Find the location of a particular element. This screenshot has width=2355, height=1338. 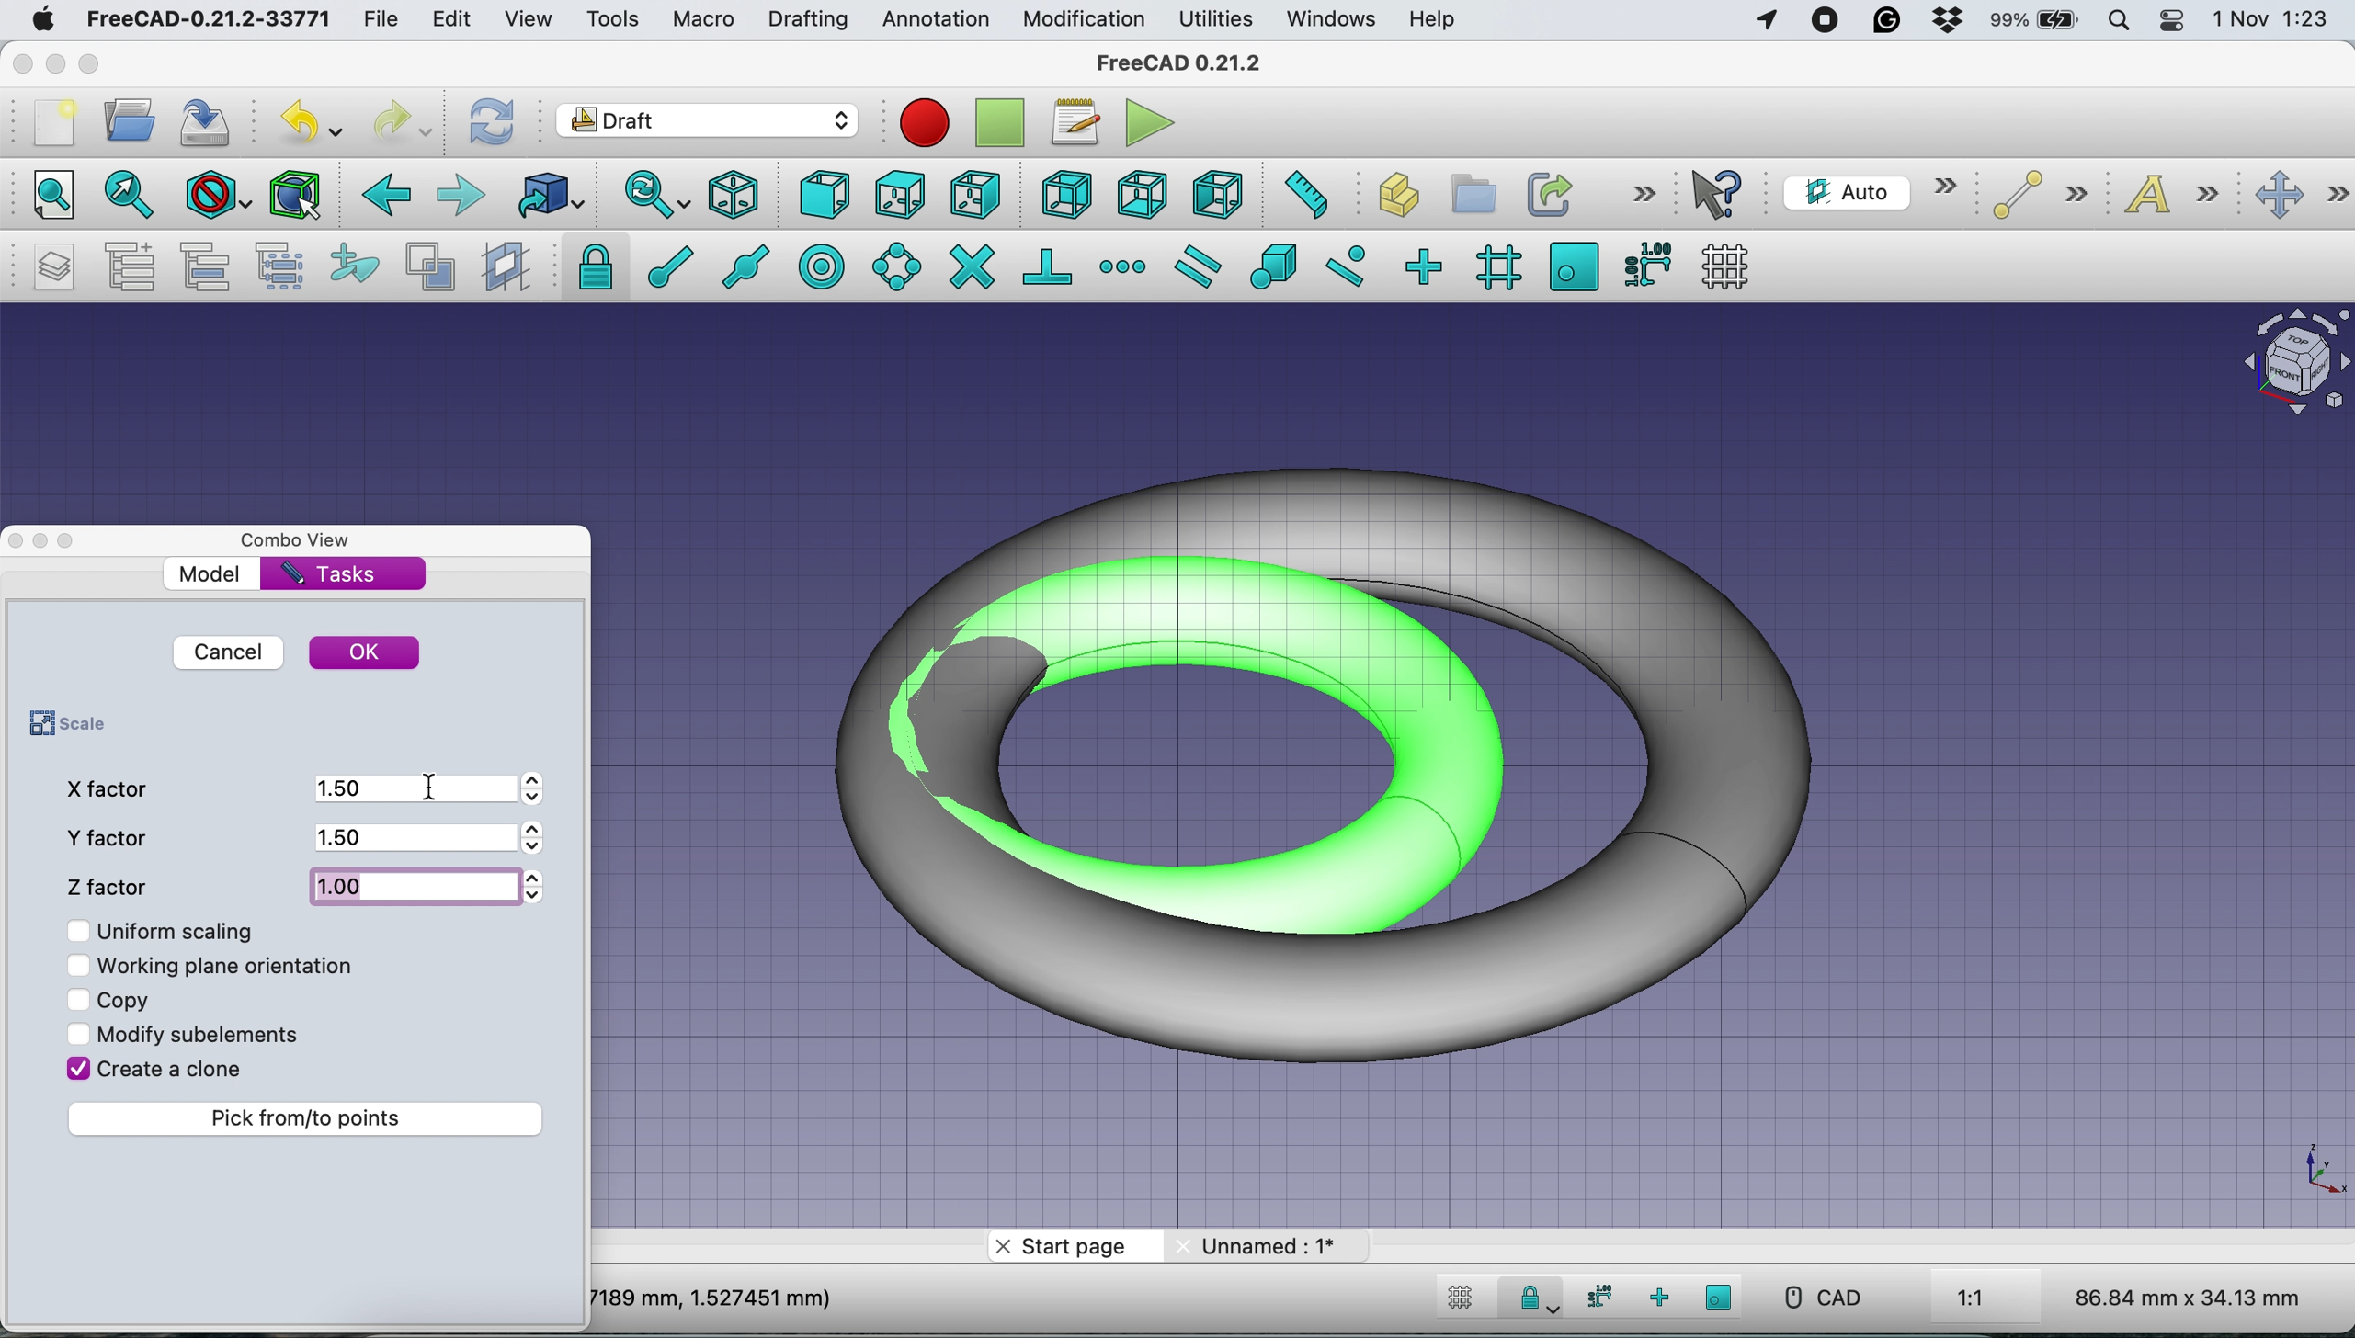

macros is located at coordinates (1075, 128).